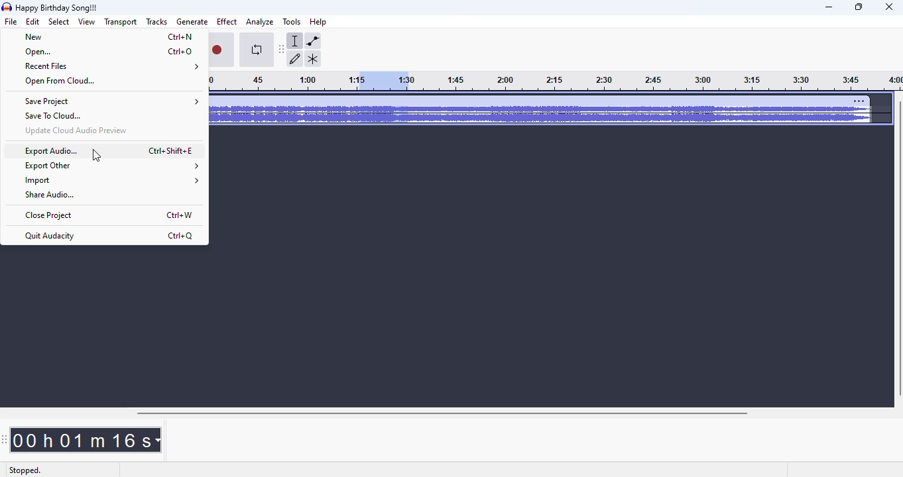  What do you see at coordinates (112, 66) in the screenshot?
I see `recent files` at bounding box center [112, 66].